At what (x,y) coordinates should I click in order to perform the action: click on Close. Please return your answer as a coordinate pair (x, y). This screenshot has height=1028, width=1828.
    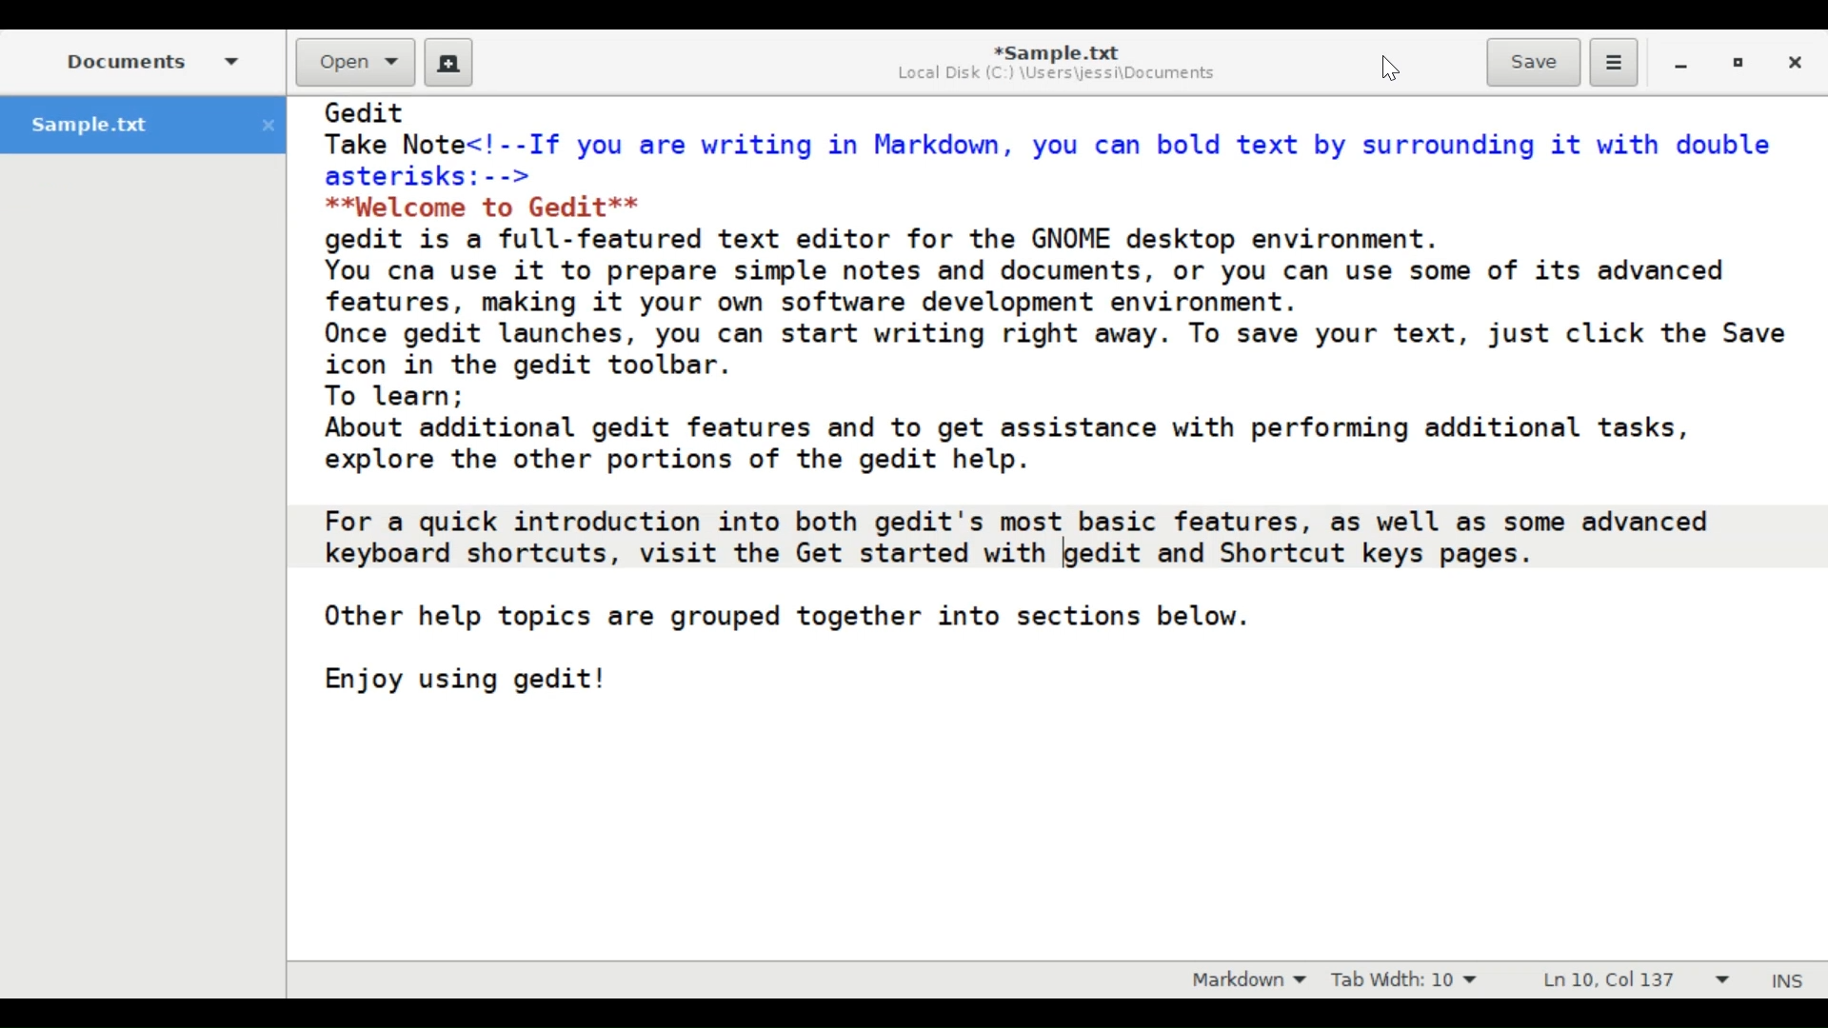
    Looking at the image, I should click on (1798, 65).